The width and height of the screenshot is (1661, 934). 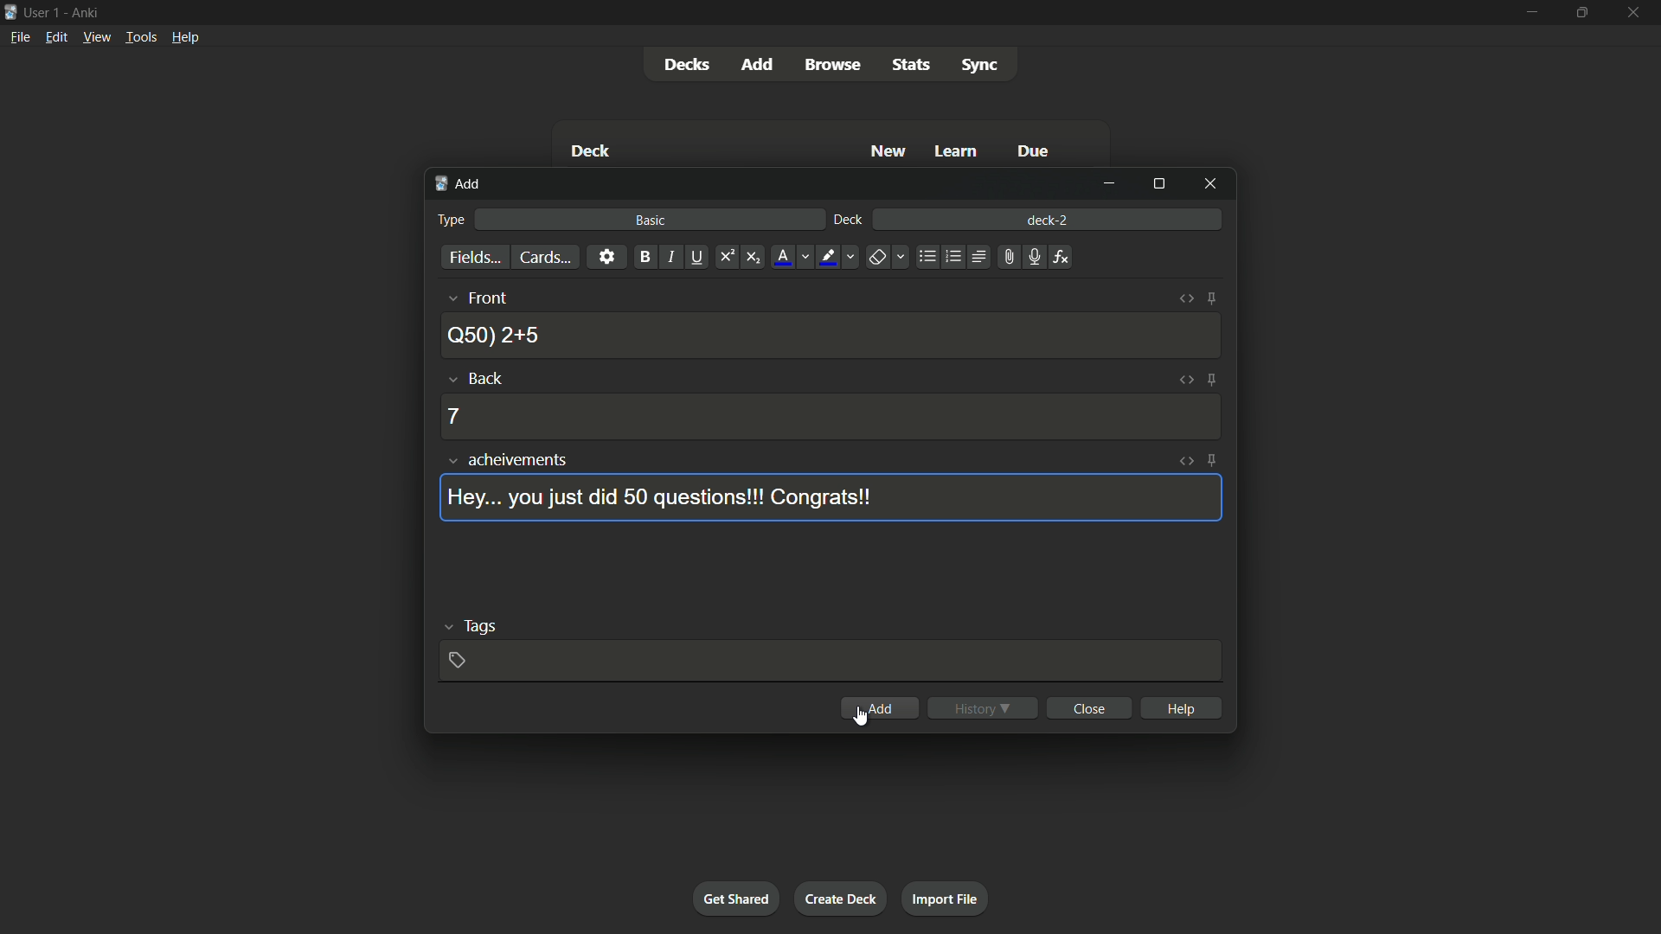 I want to click on view menu, so click(x=97, y=37).